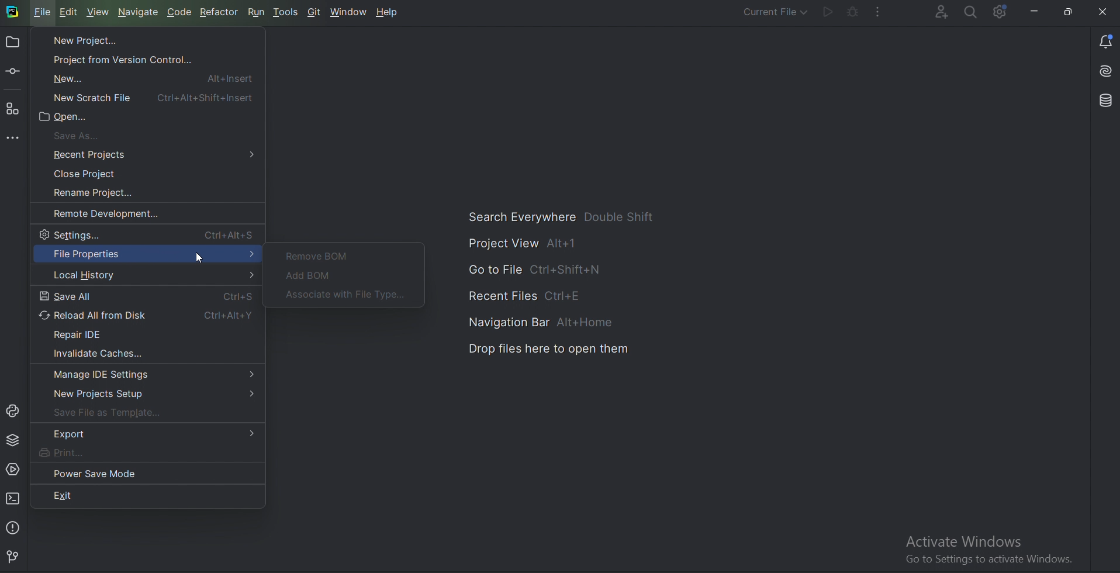 This screenshot has width=1120, height=573. I want to click on Databse, so click(1108, 99).